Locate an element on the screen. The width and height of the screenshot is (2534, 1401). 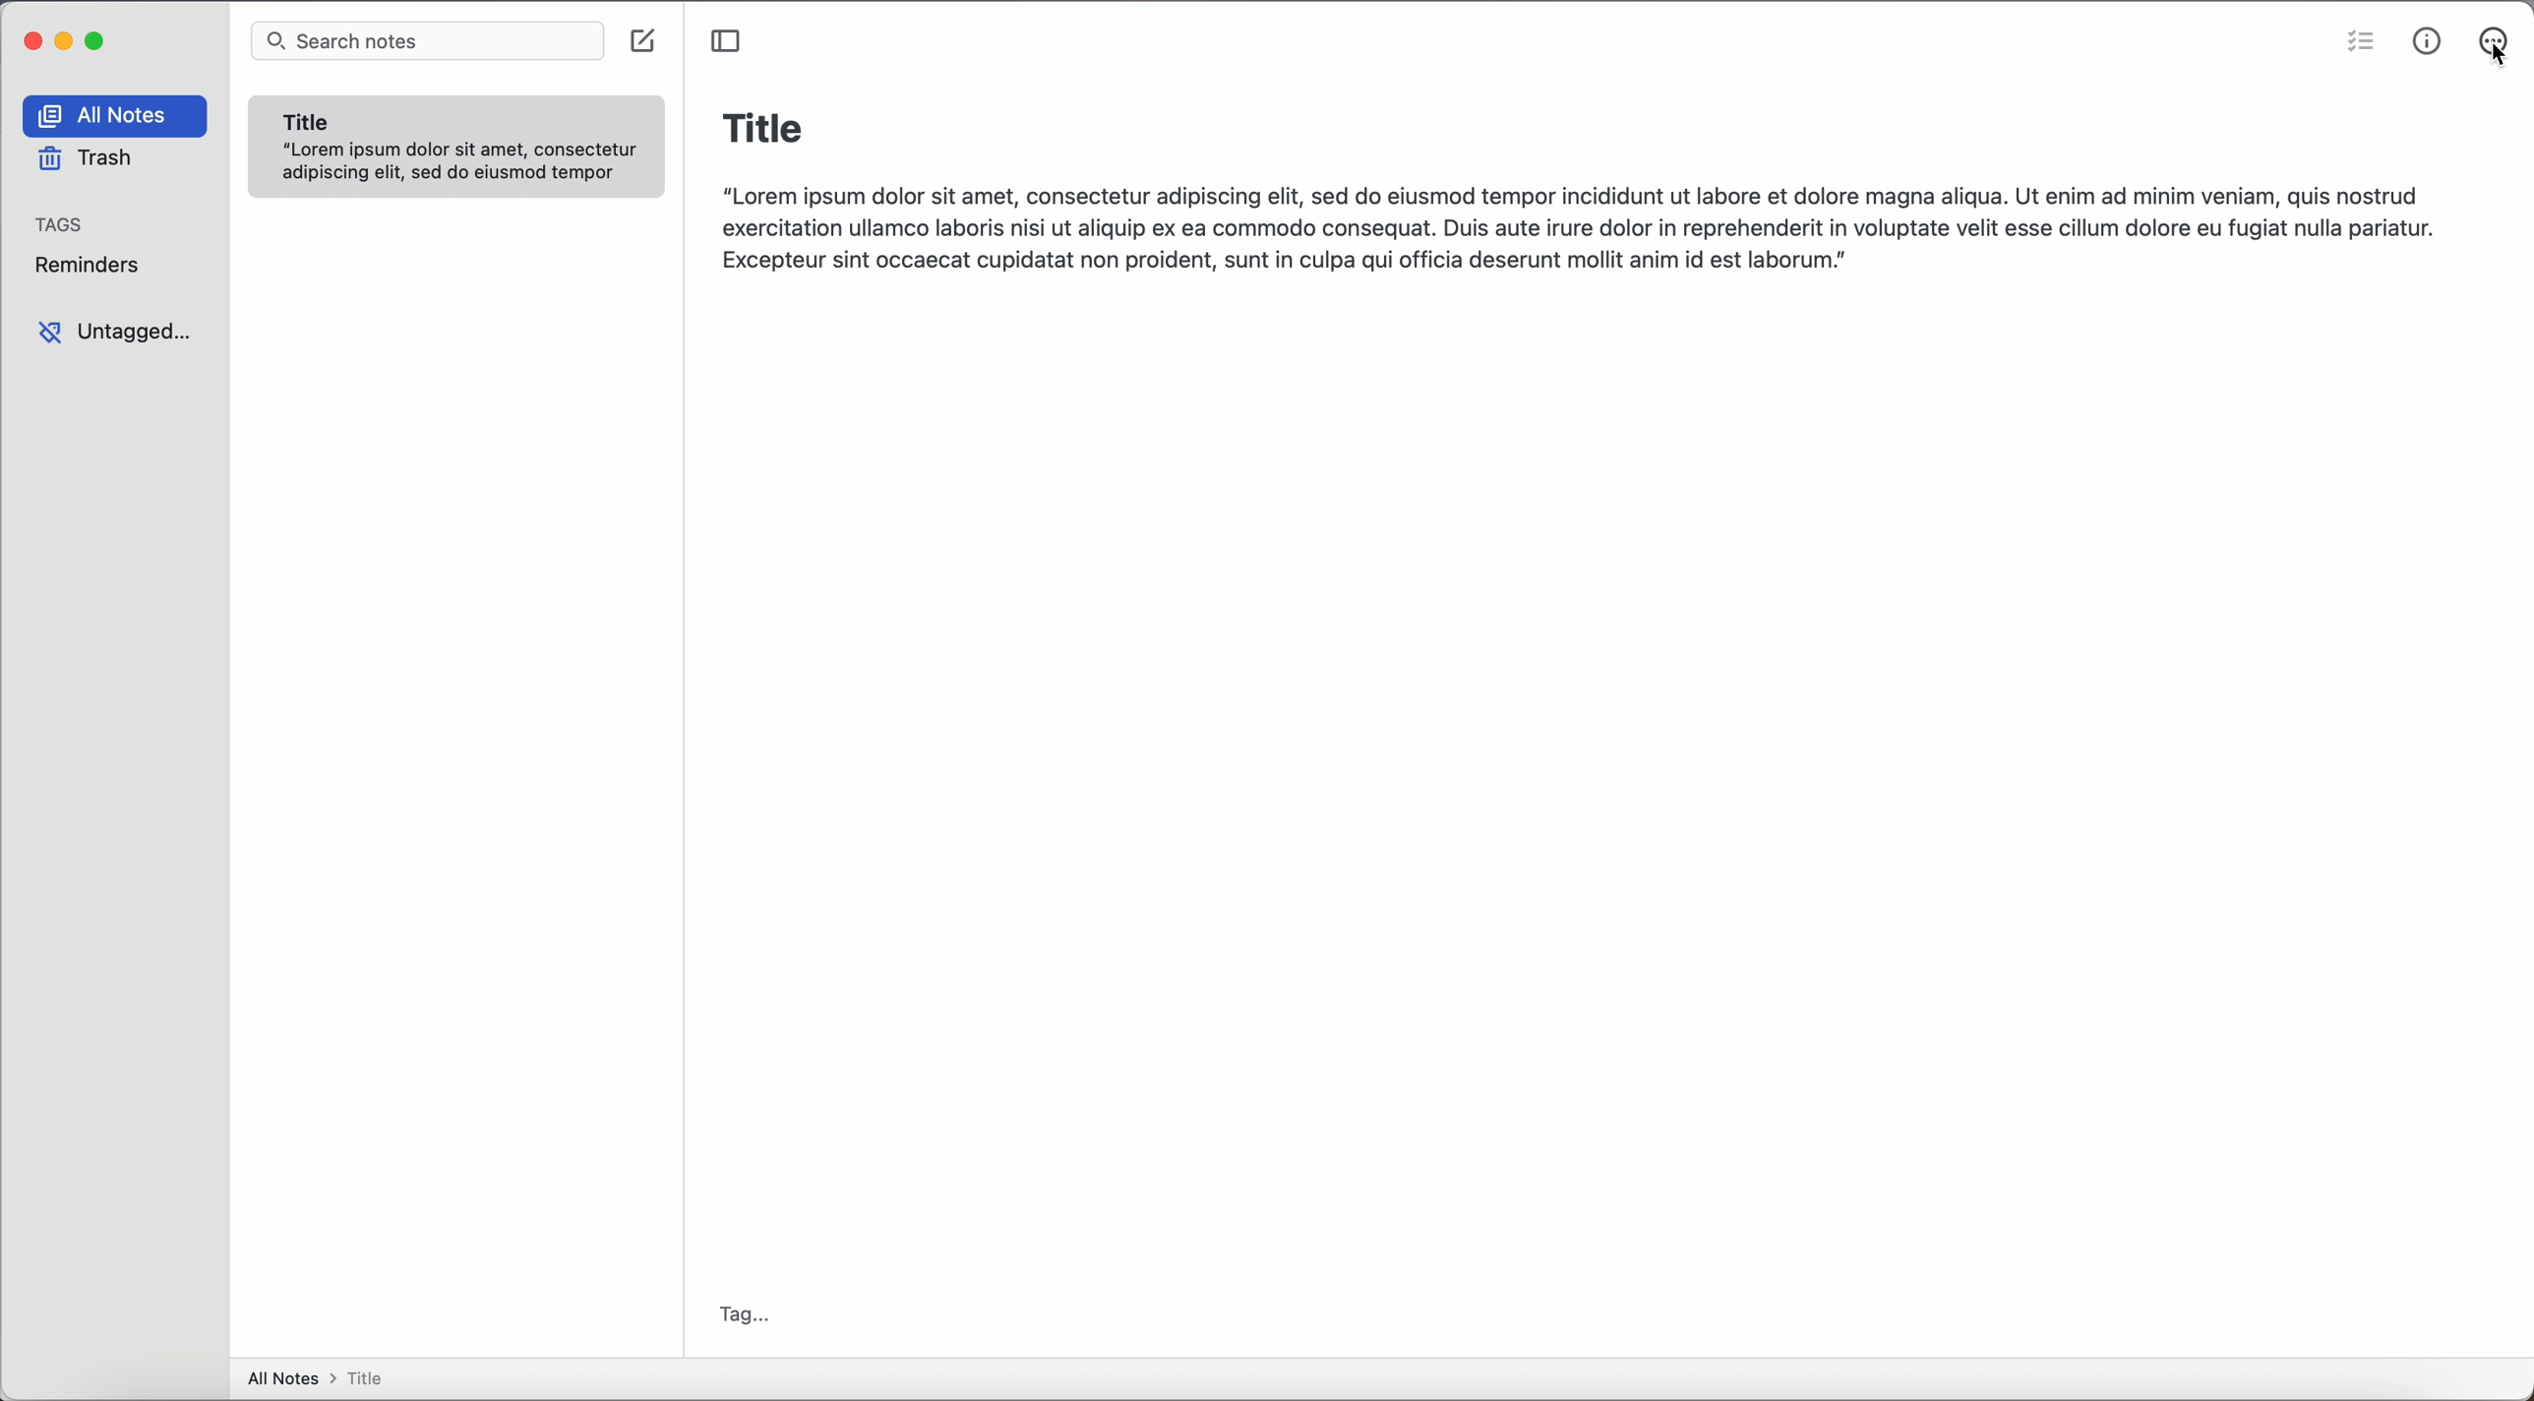
body text is located at coordinates (1576, 224).